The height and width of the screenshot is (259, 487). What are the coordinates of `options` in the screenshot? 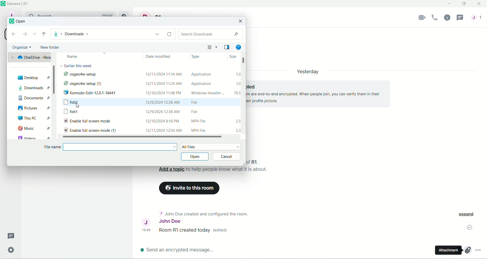 It's located at (480, 252).